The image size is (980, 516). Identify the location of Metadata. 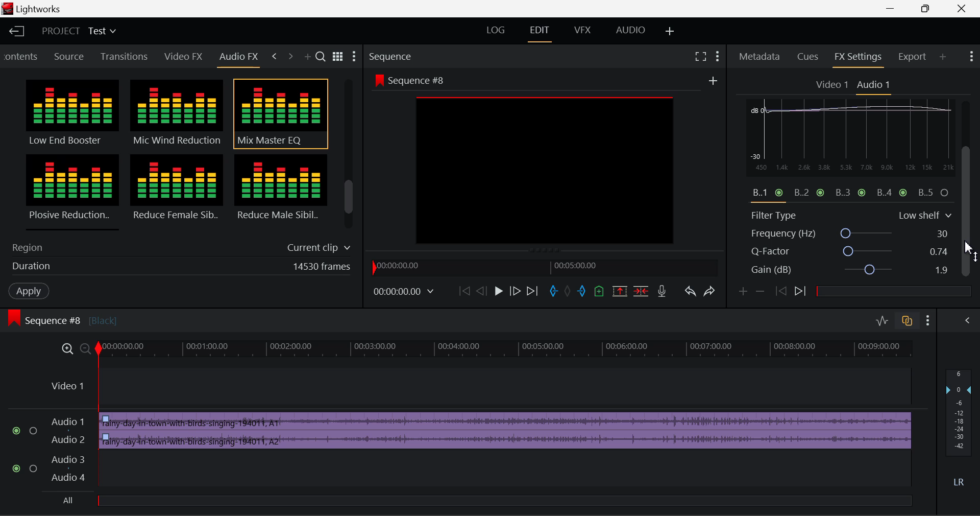
(760, 58).